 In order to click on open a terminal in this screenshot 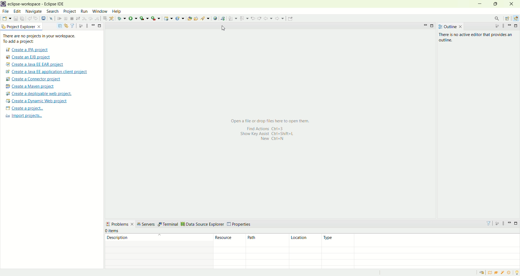, I will do `click(43, 18)`.